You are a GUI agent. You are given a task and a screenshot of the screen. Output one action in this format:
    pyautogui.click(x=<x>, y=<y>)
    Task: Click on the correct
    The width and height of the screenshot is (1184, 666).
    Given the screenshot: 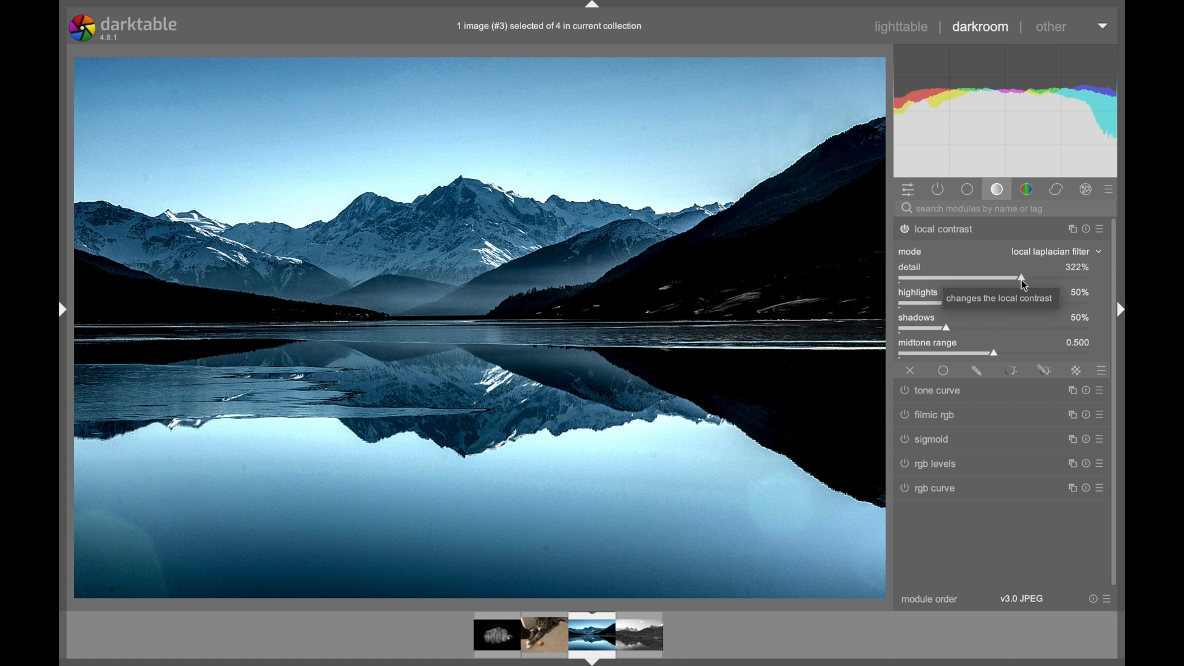 What is the action you would take?
    pyautogui.click(x=1056, y=189)
    